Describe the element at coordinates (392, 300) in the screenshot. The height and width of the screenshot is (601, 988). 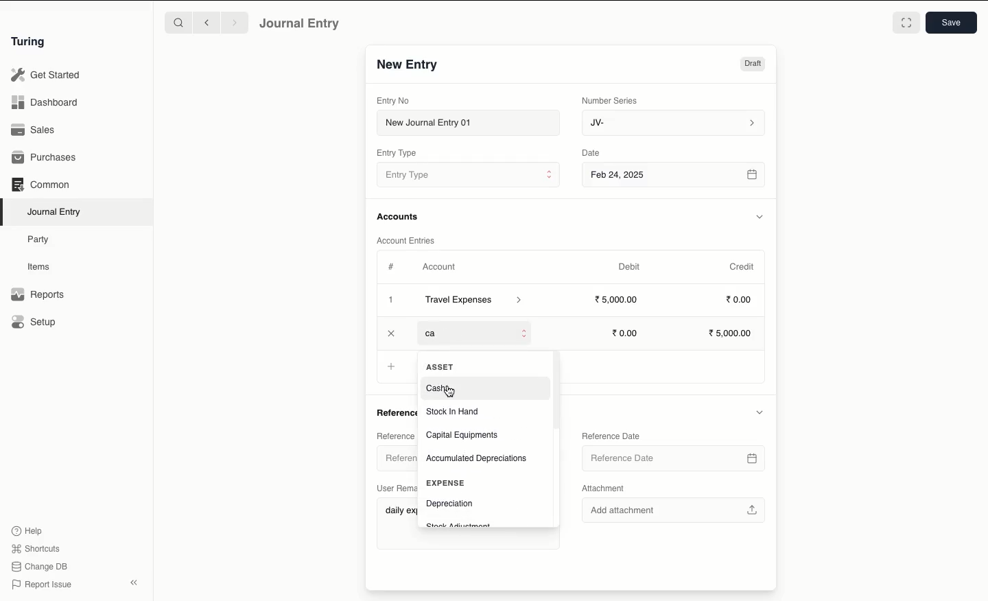
I see `Add` at that location.